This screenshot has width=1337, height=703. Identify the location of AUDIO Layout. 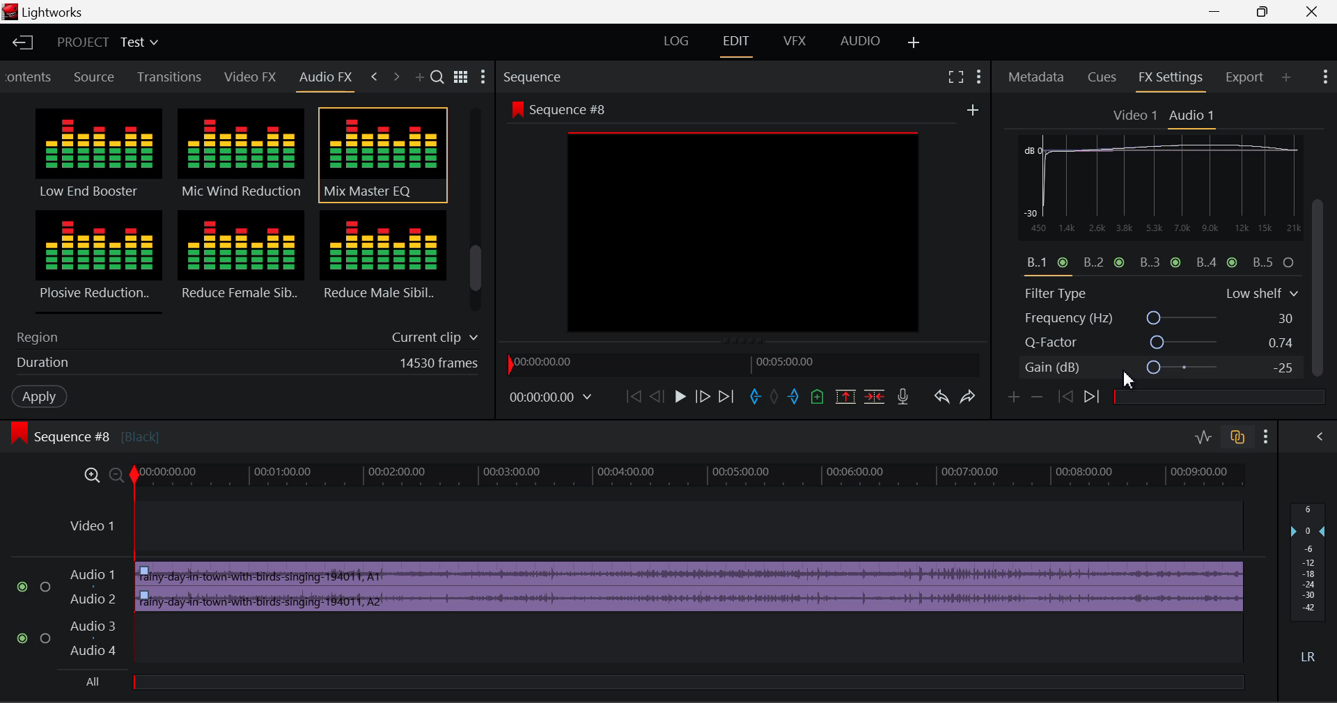
(859, 42).